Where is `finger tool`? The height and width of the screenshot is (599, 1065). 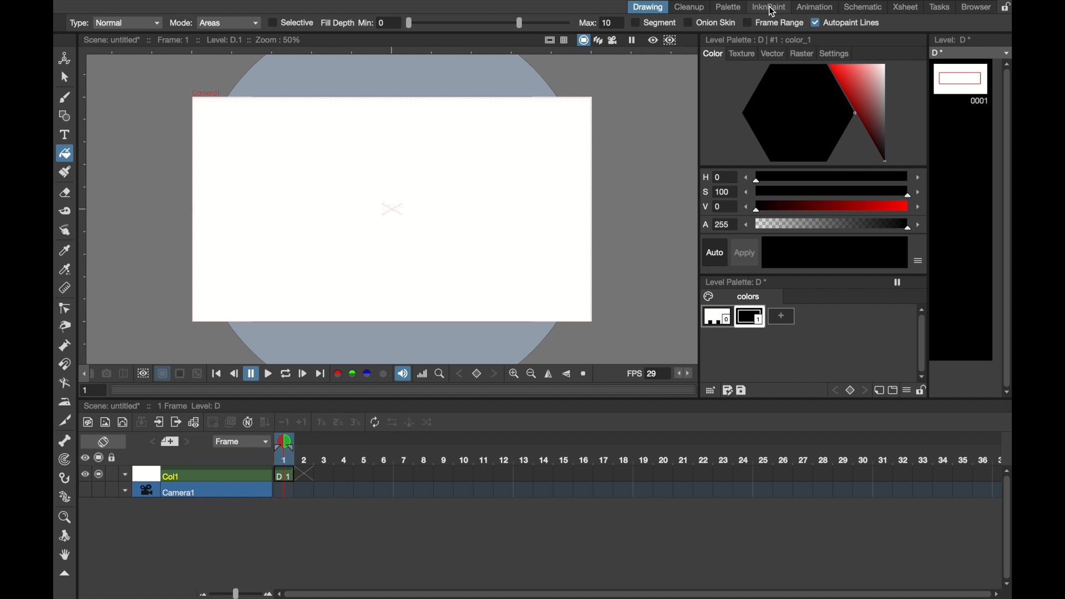 finger tool is located at coordinates (64, 230).